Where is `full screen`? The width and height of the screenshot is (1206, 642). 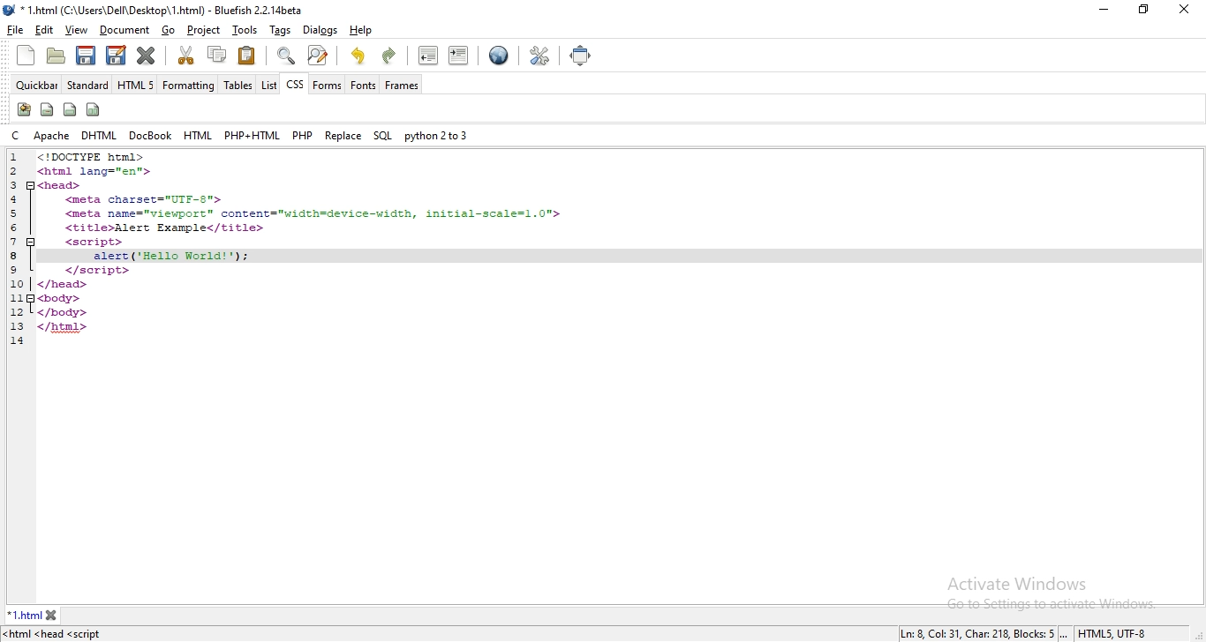
full screen is located at coordinates (585, 56).